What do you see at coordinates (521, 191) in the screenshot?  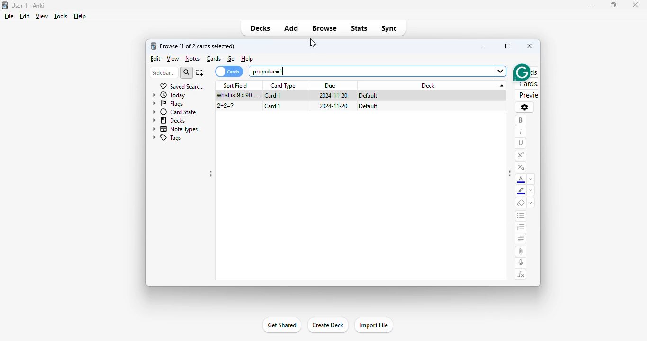 I see `text highlighting color` at bounding box center [521, 191].